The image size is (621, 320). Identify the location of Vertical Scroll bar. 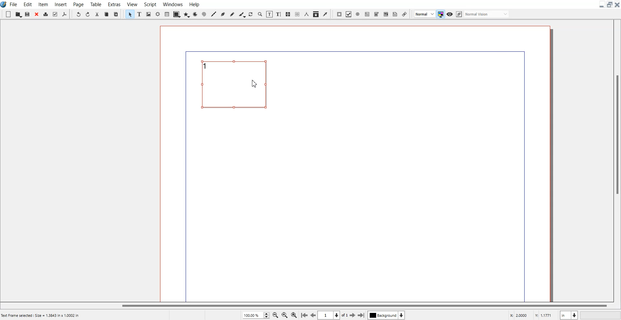
(616, 160).